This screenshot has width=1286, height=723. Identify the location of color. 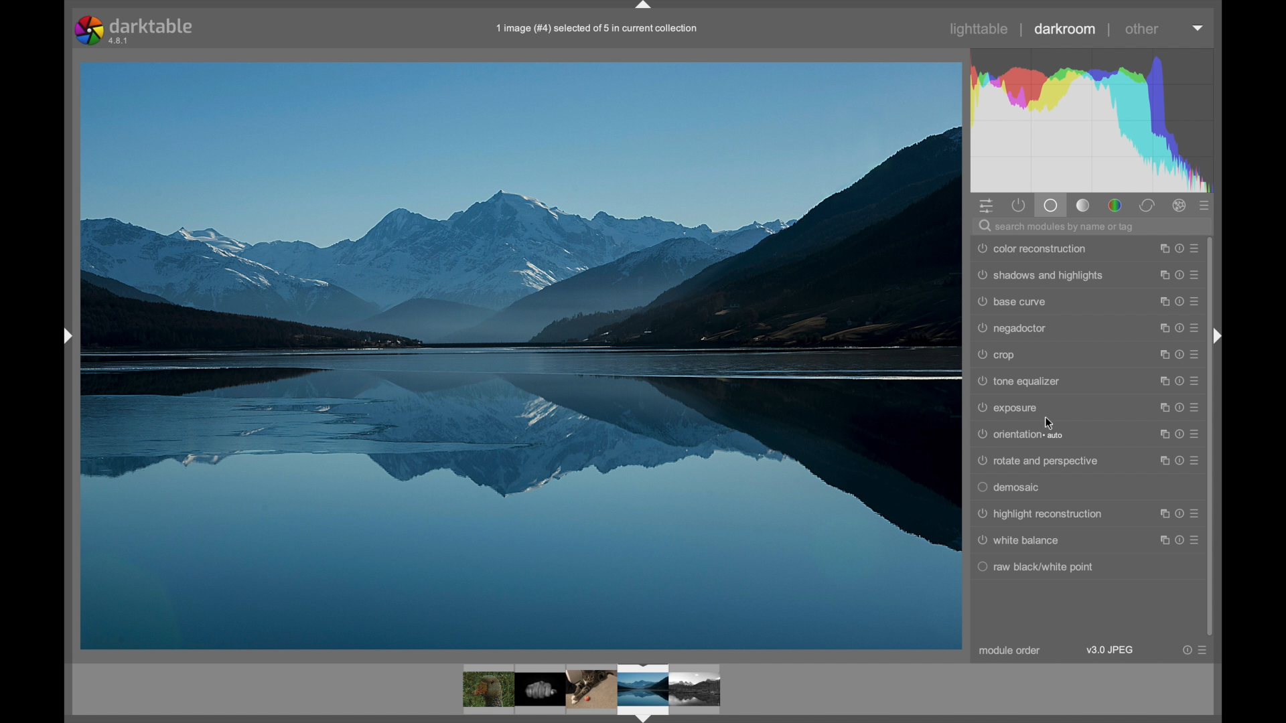
(1115, 206).